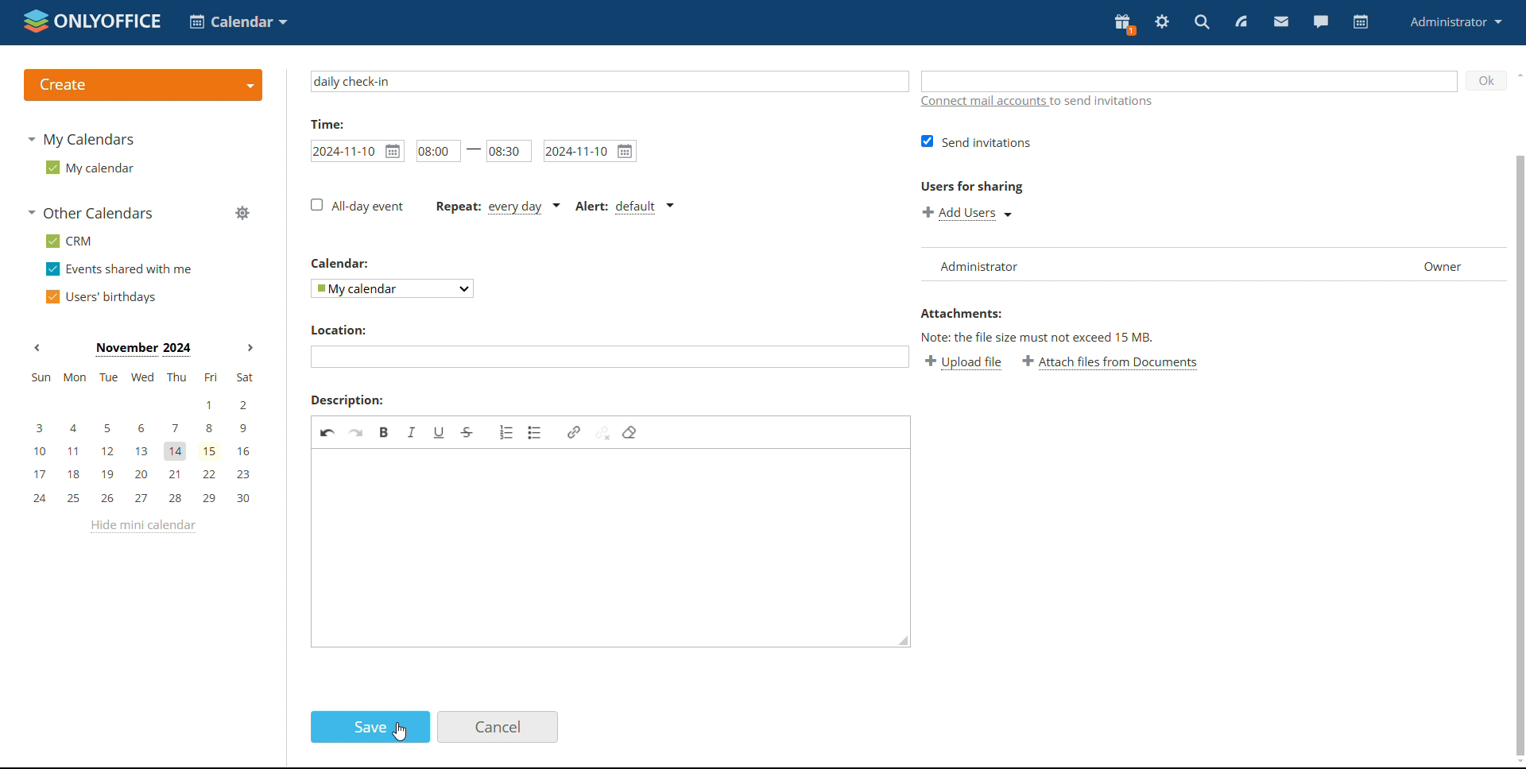 Image resolution: width=1526 pixels, height=769 pixels. I want to click on time:, so click(335, 126).